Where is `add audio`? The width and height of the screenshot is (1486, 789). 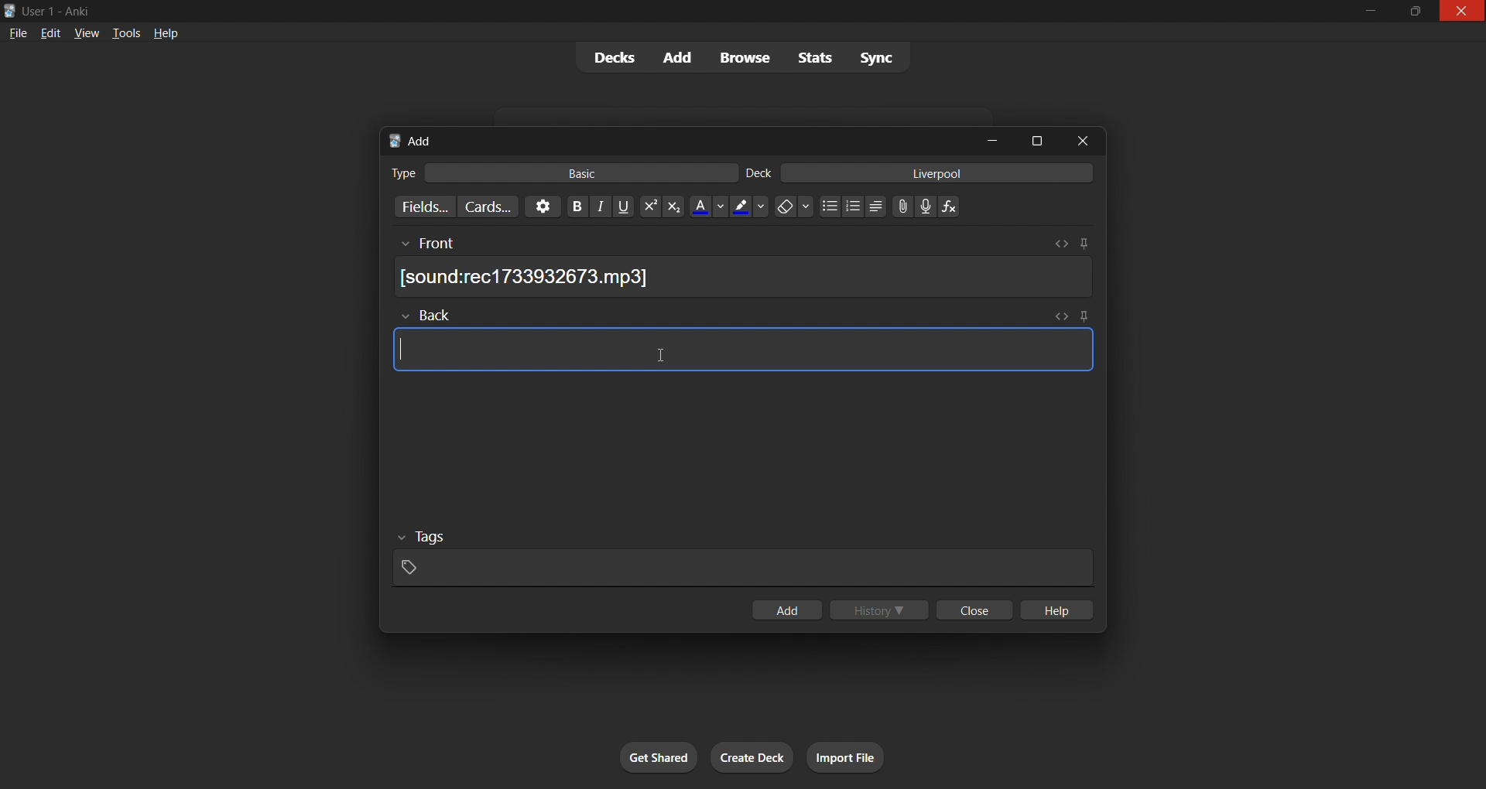
add audio is located at coordinates (926, 206).